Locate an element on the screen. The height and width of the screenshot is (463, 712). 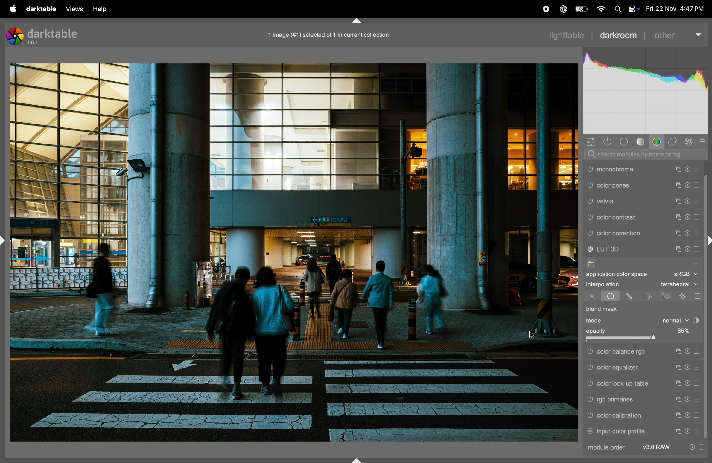
view is located at coordinates (104, 9).